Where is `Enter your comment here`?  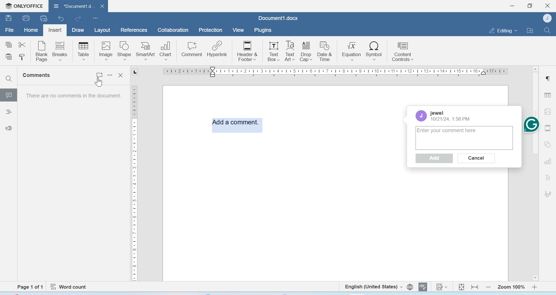 Enter your comment here is located at coordinates (465, 138).